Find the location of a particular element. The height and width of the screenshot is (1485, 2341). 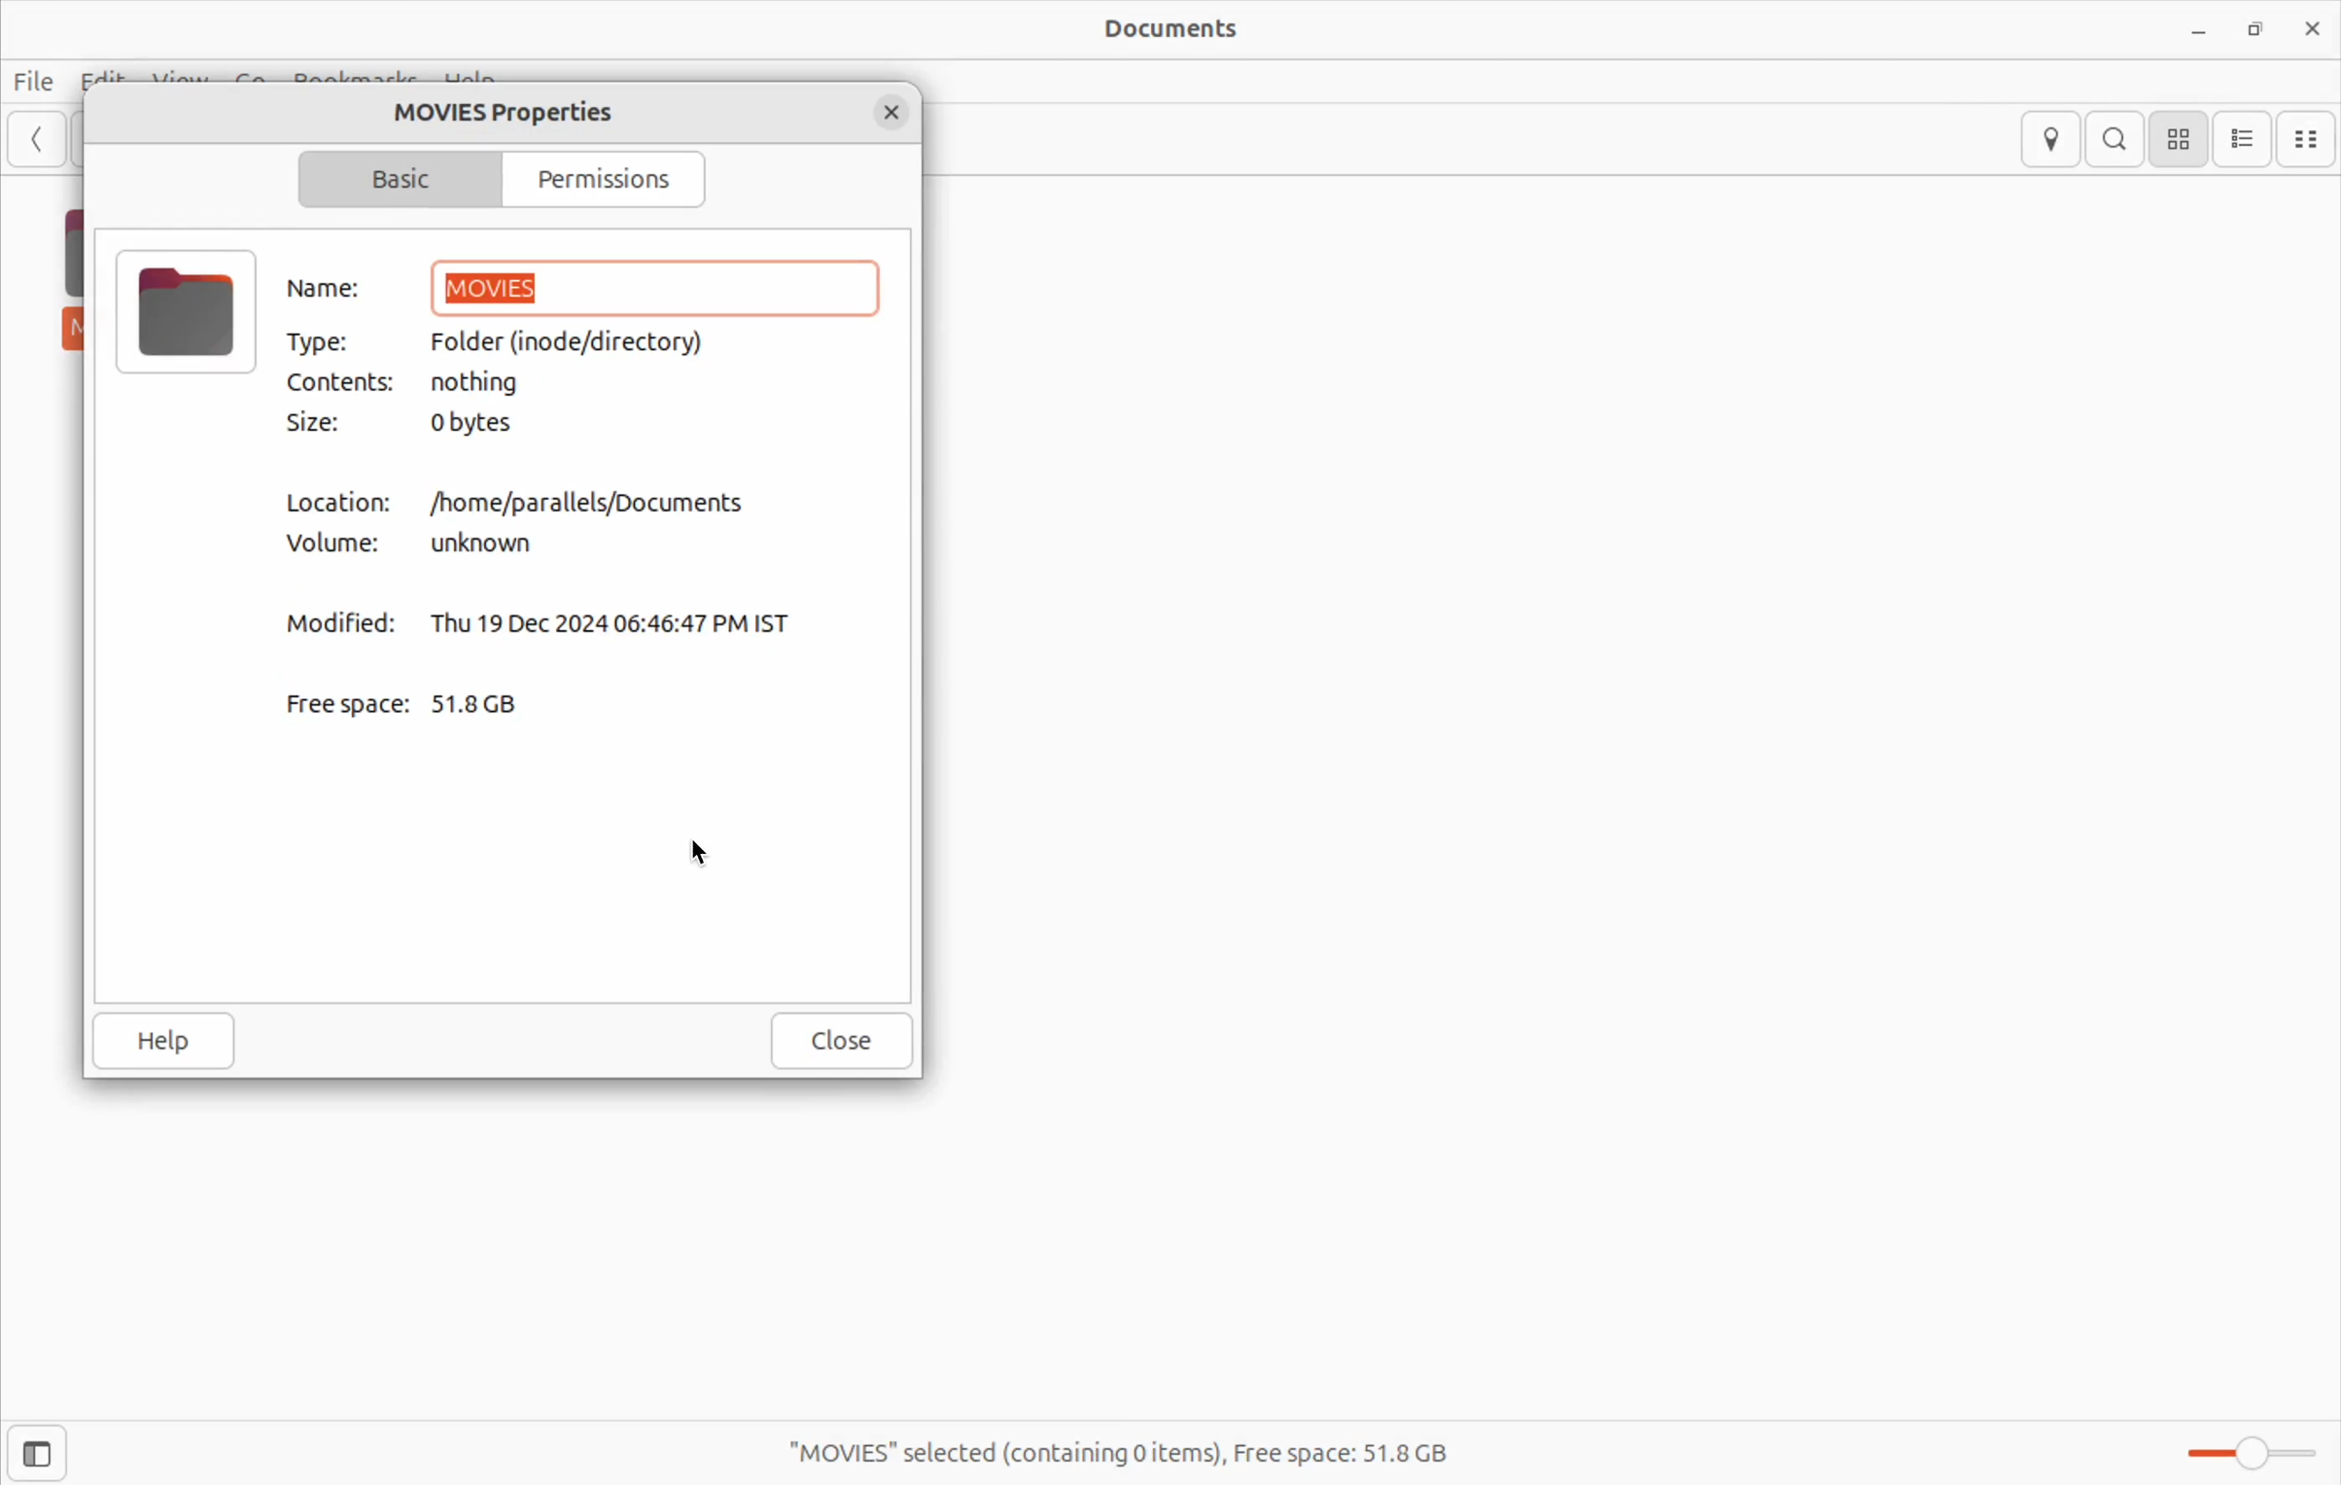

Contexts is located at coordinates (338, 381).